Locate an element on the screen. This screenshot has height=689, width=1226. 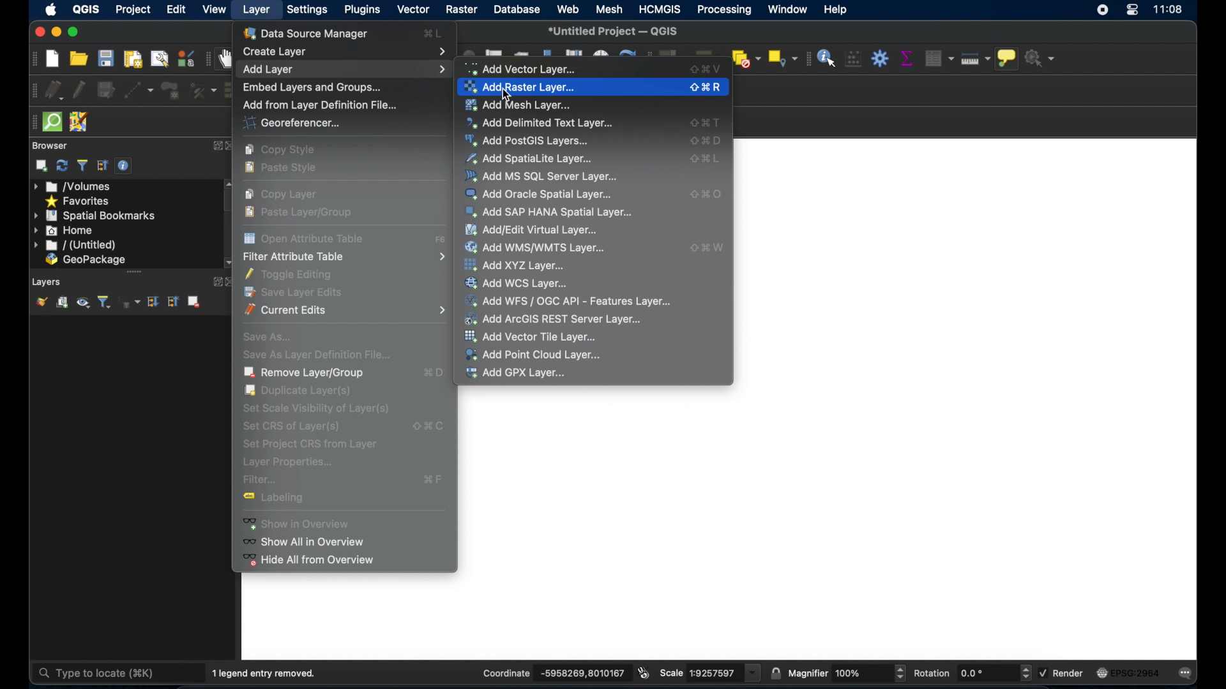
add xwyz layer is located at coordinates (516, 265).